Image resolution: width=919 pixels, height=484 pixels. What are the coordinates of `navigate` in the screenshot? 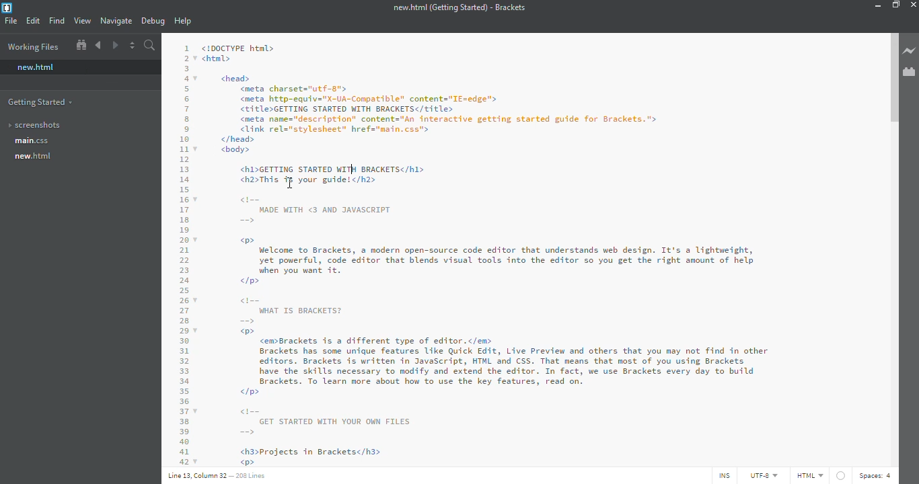 It's located at (117, 20).